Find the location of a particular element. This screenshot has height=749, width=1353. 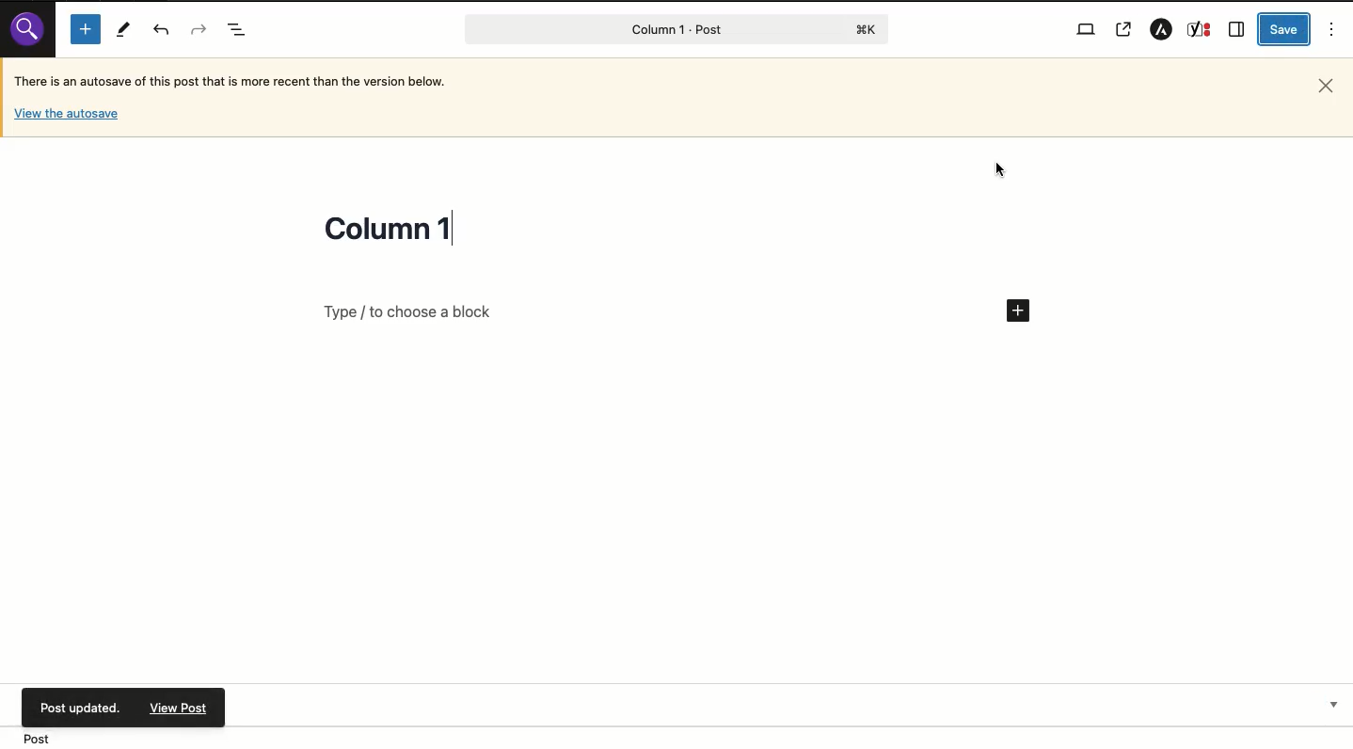

 is located at coordinates (66, 115).